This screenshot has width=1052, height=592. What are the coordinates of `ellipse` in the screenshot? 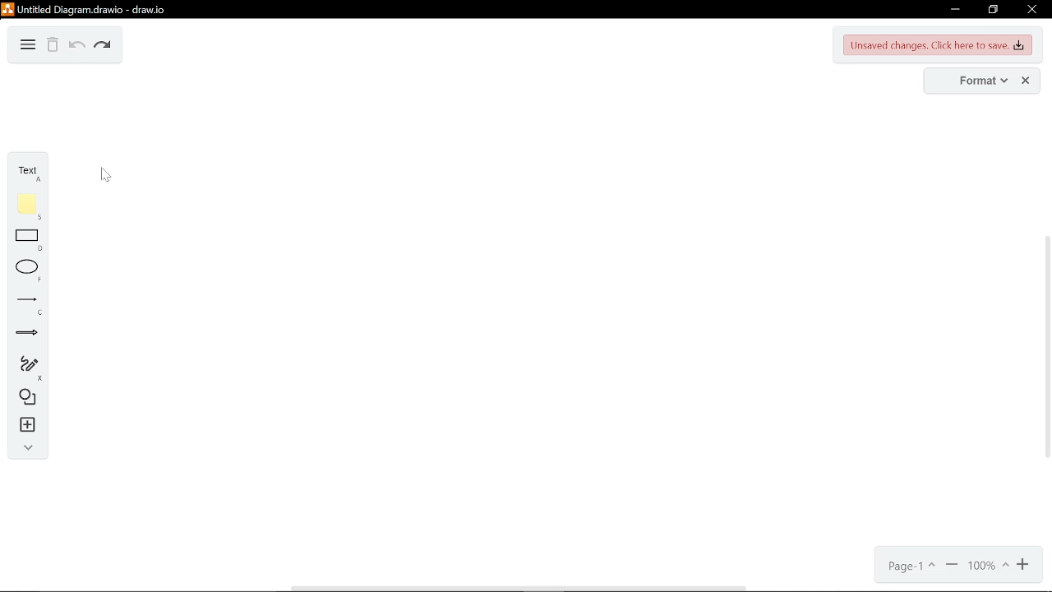 It's located at (30, 272).